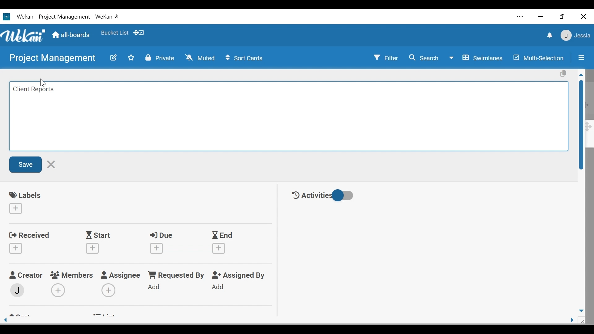 This screenshot has height=334, width=594. What do you see at coordinates (24, 35) in the screenshot?
I see `Wekan logo` at bounding box center [24, 35].